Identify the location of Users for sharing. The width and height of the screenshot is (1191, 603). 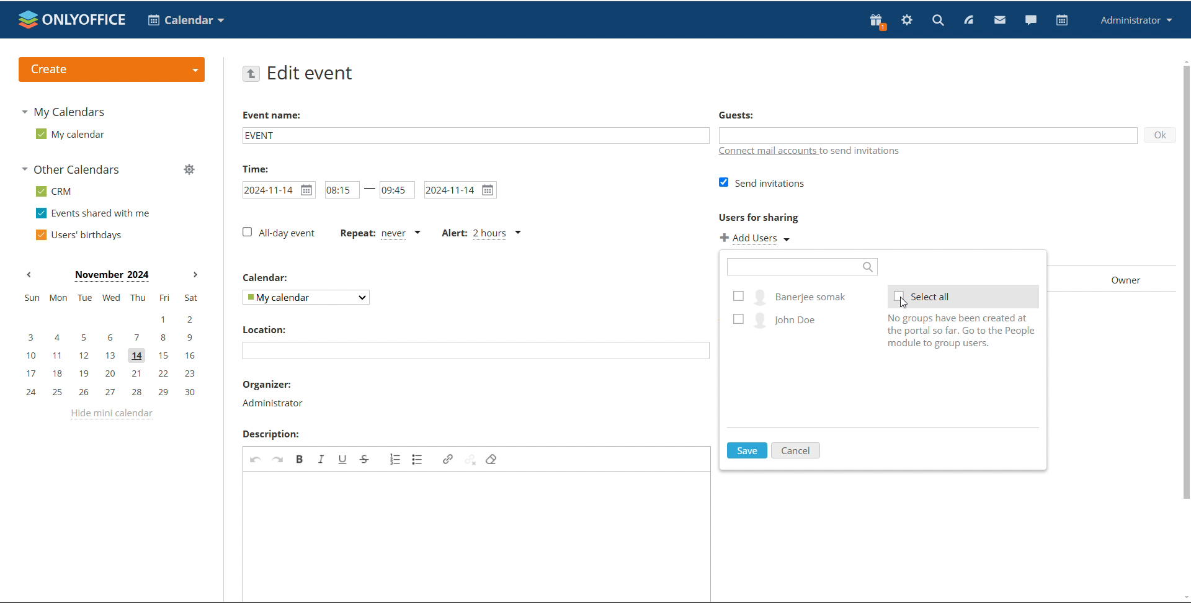
(759, 218).